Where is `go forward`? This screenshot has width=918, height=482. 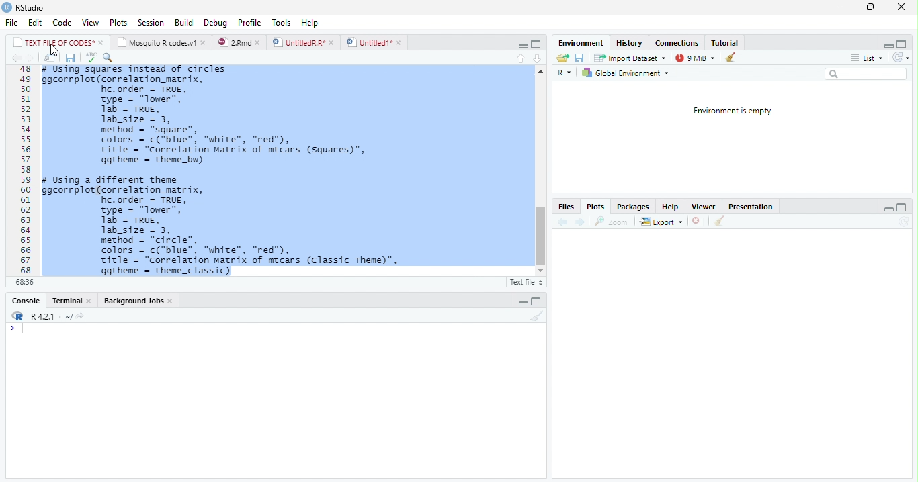 go forward is located at coordinates (580, 223).